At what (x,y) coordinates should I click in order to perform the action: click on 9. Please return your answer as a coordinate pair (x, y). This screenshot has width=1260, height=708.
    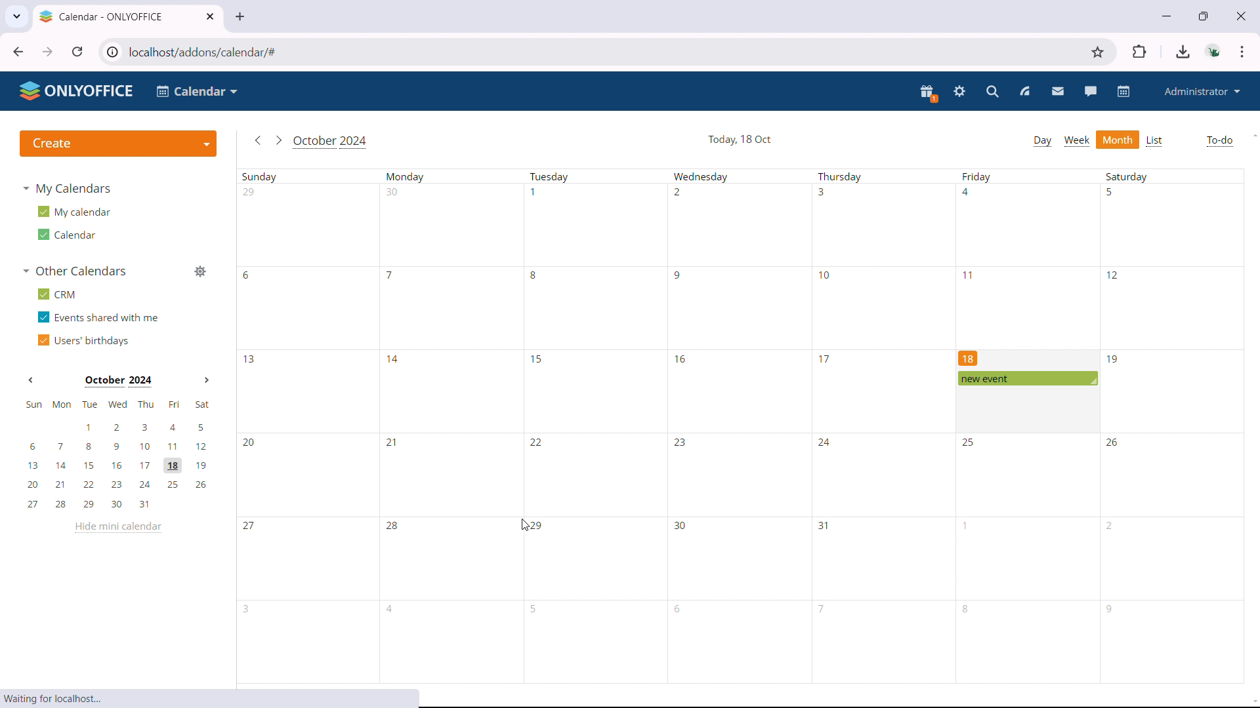
    Looking at the image, I should click on (1109, 610).